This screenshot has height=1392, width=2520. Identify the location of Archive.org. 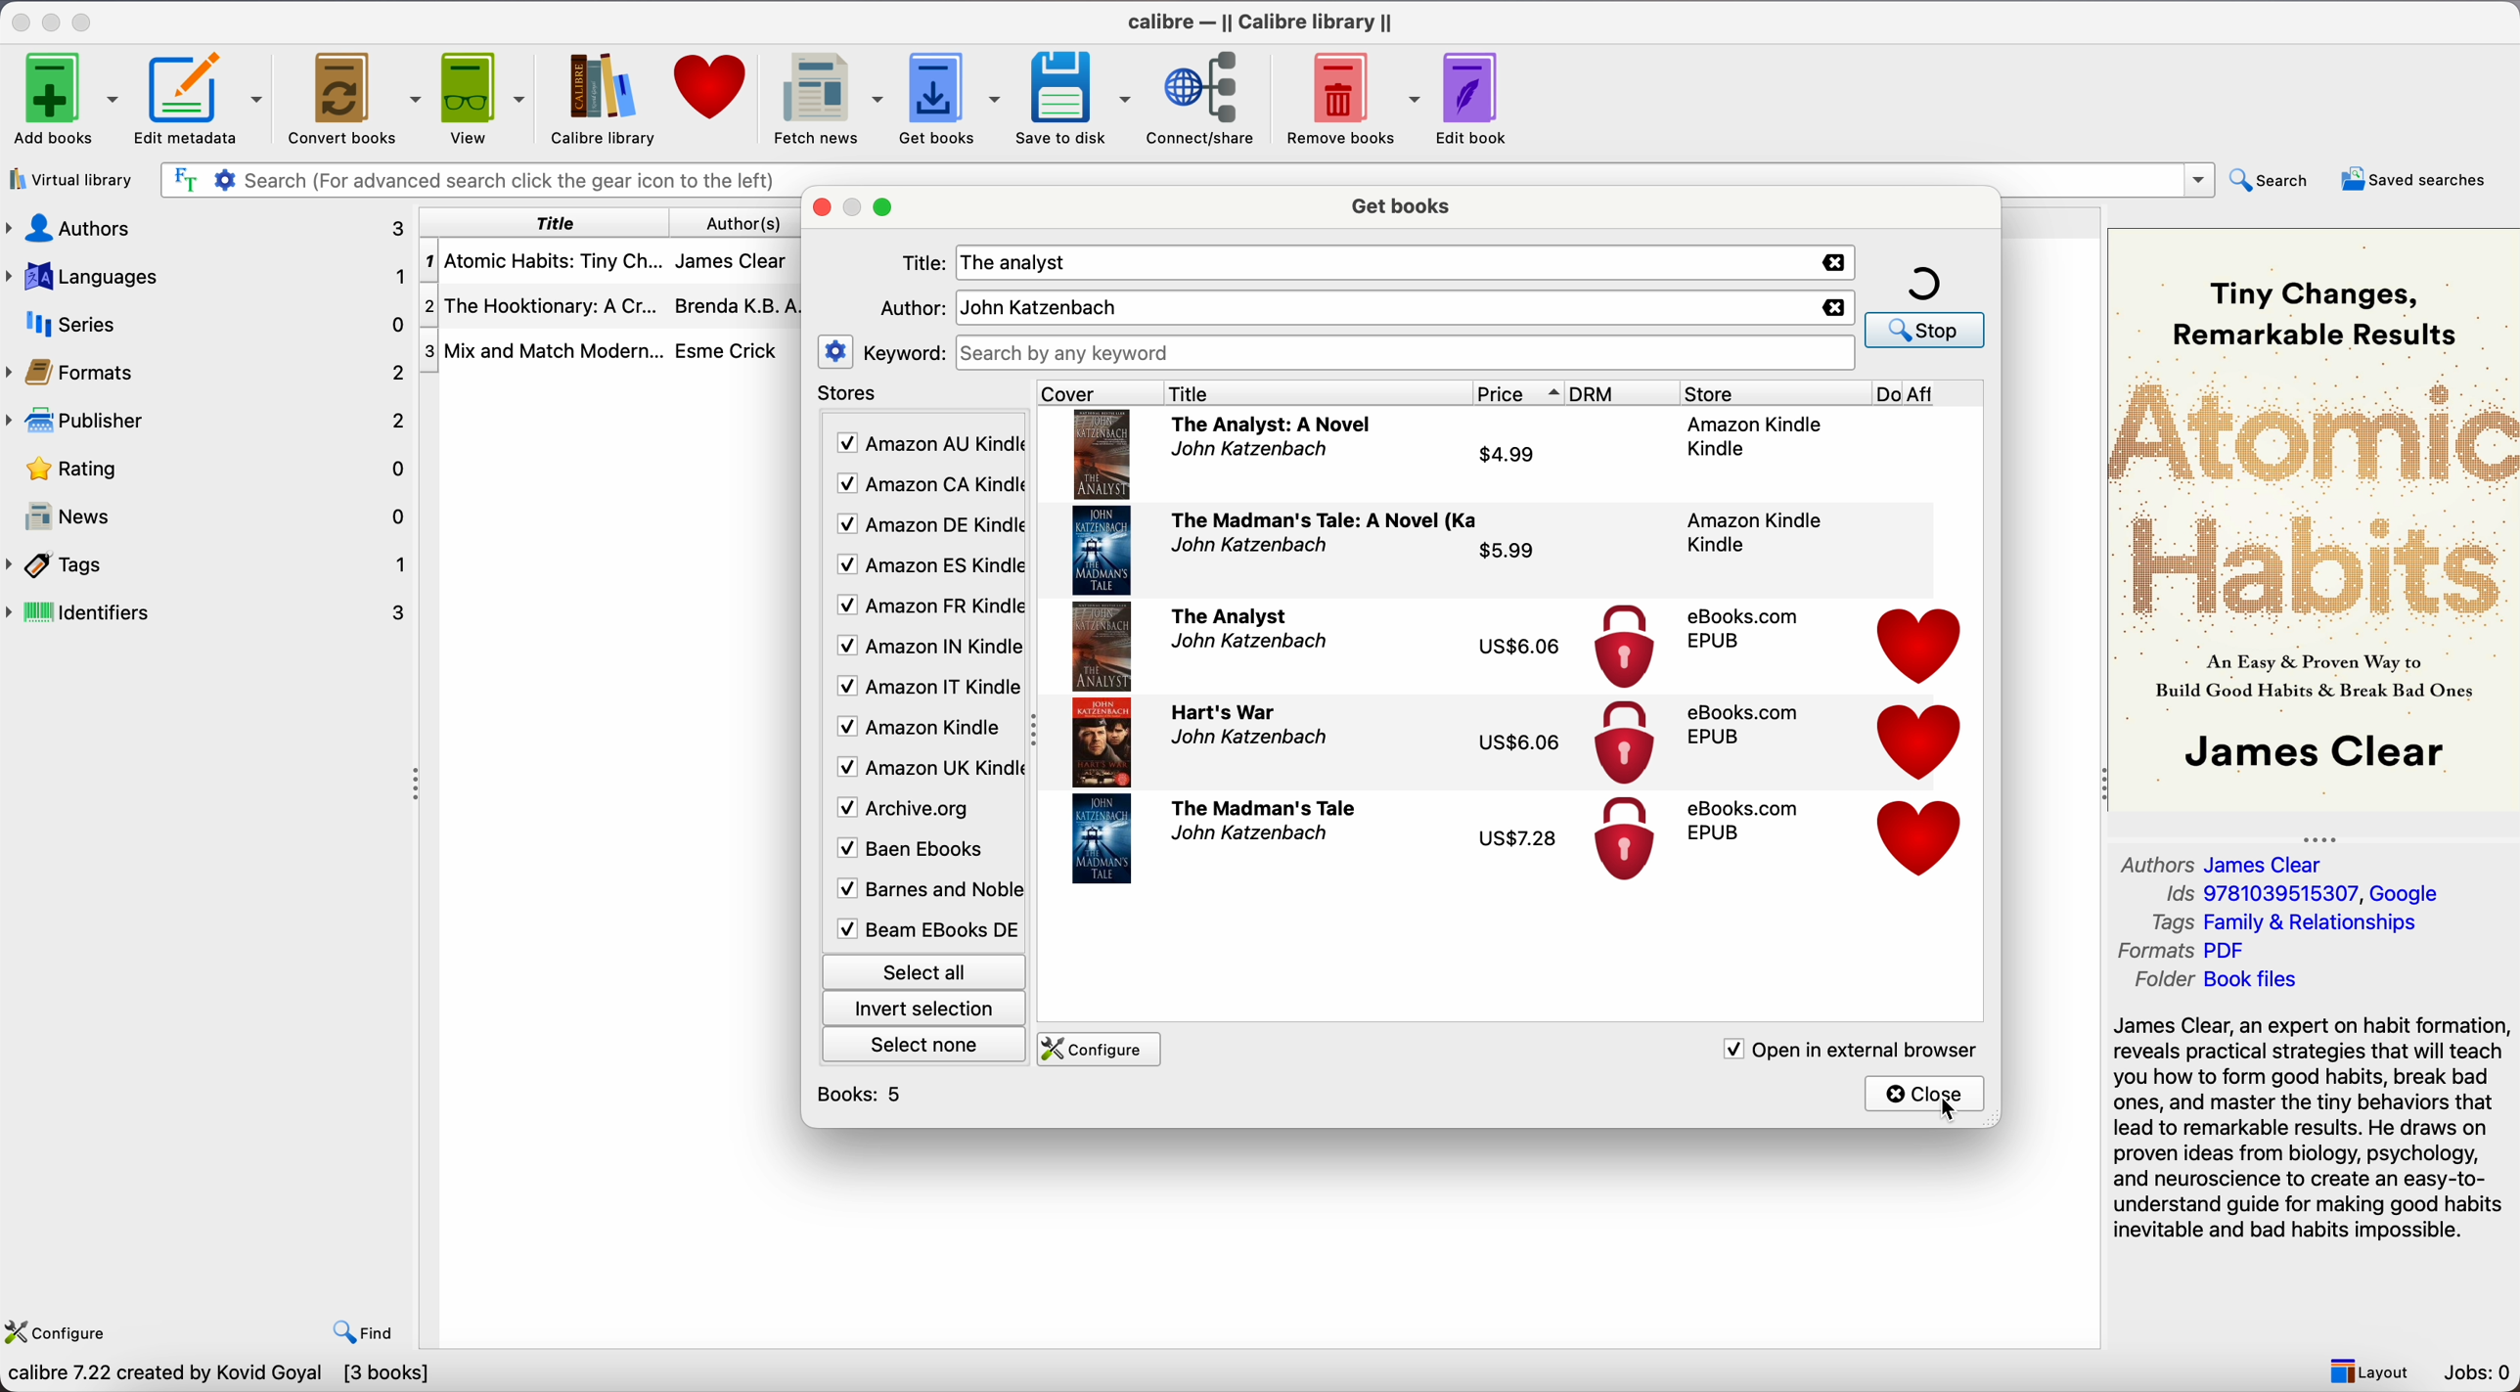
(922, 809).